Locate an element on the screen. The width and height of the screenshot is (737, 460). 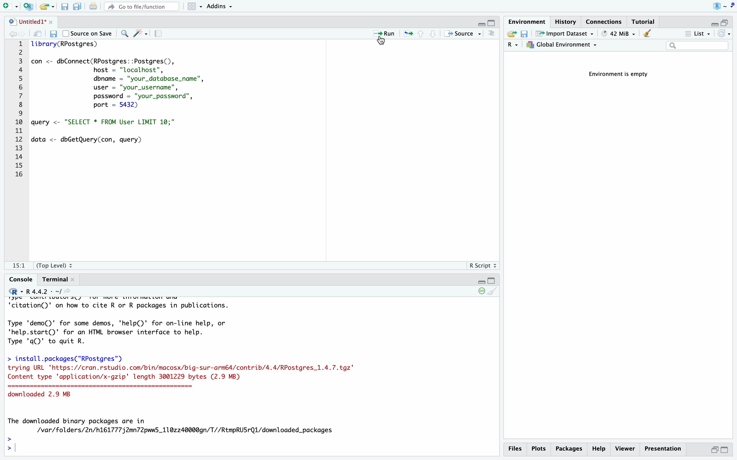
console is located at coordinates (18, 279).